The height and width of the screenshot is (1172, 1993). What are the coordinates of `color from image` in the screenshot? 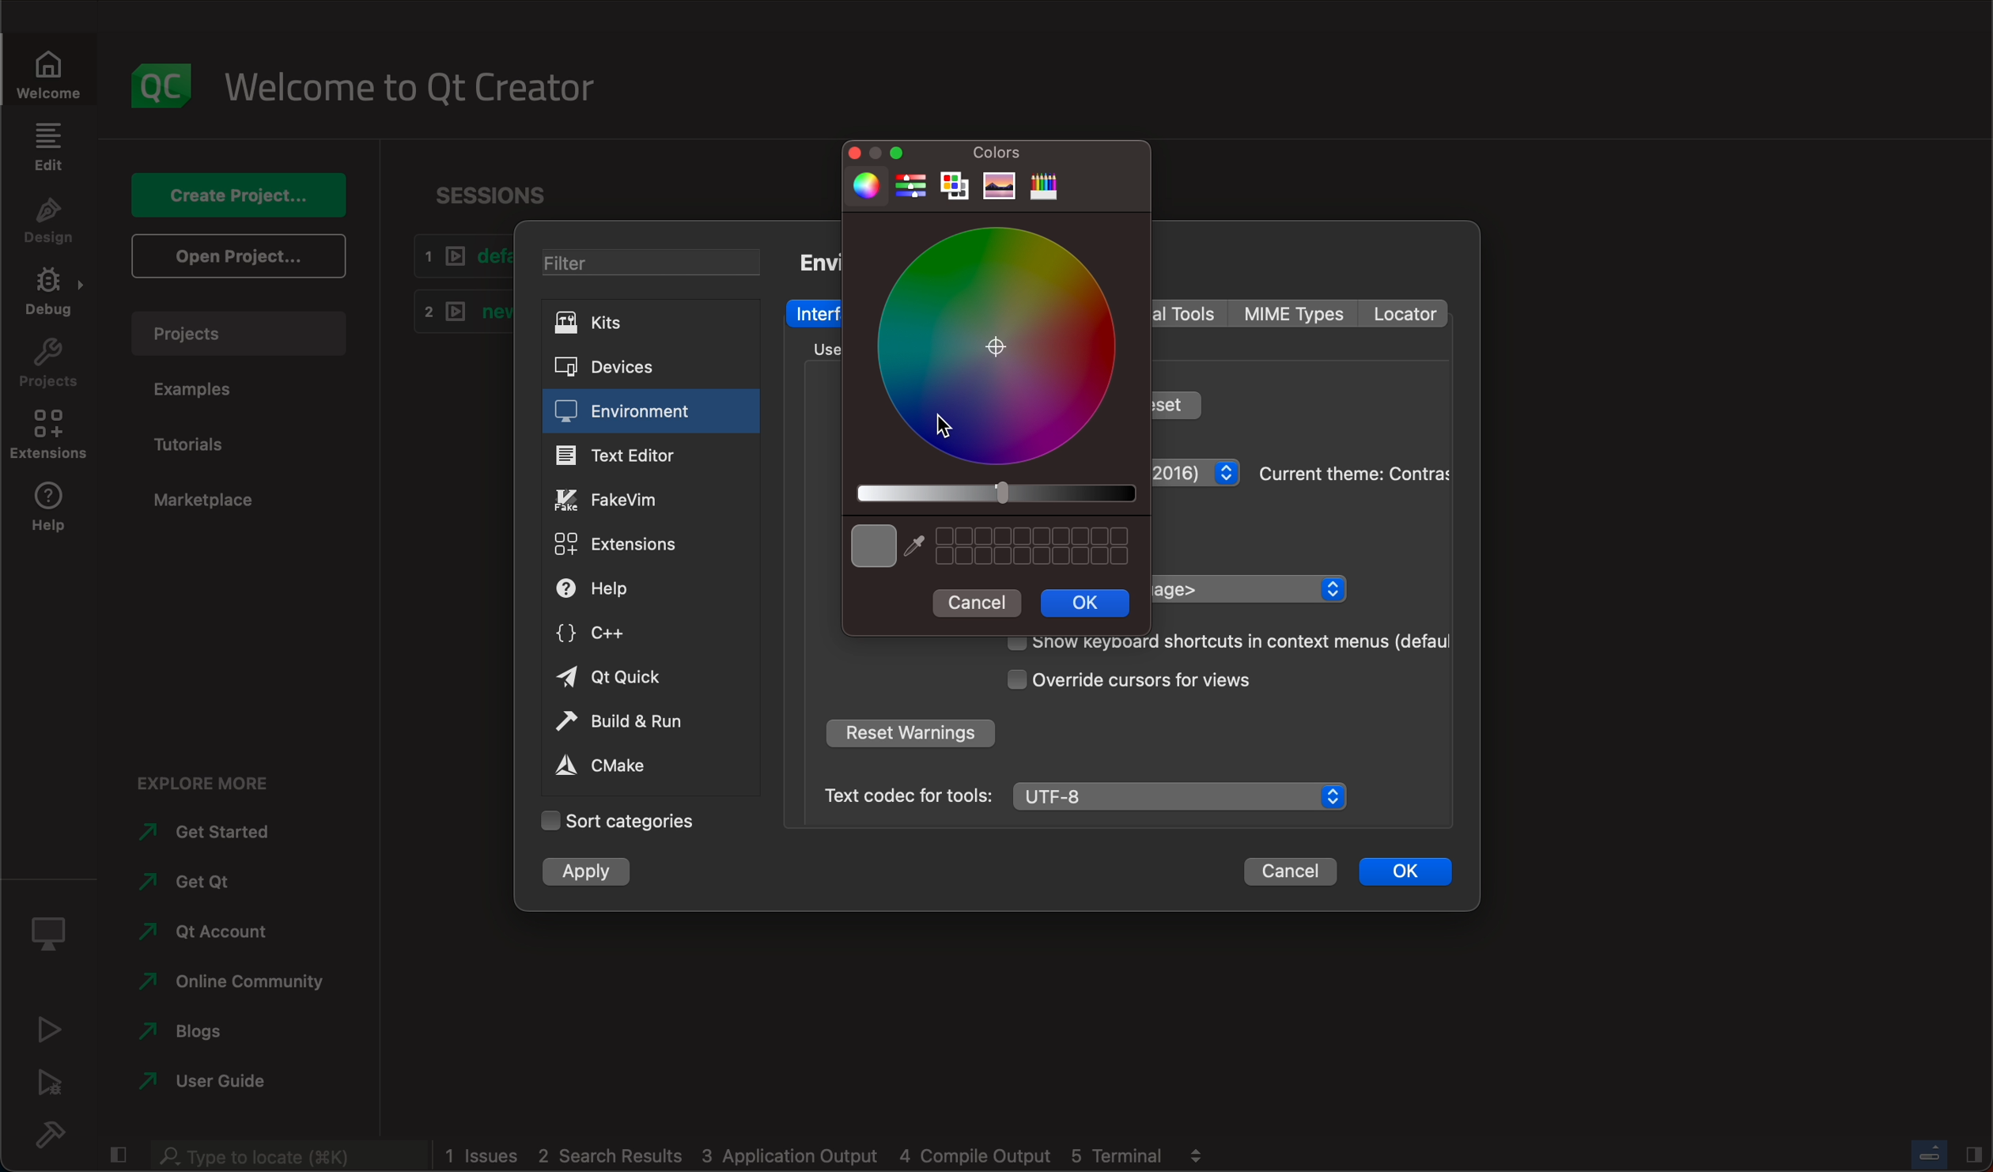 It's located at (1000, 187).